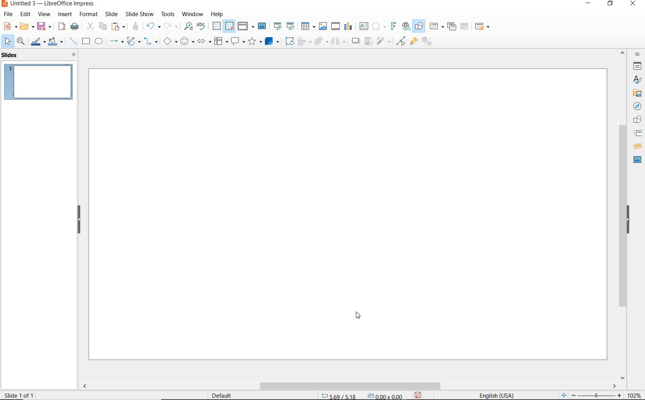 This screenshot has width=645, height=400. Describe the element at coordinates (405, 26) in the screenshot. I see `INSERT HYPERLINK` at that location.